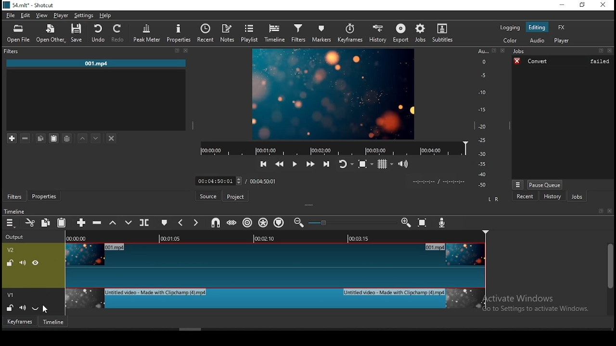  What do you see at coordinates (365, 165) in the screenshot?
I see `toggle zoo` at bounding box center [365, 165].